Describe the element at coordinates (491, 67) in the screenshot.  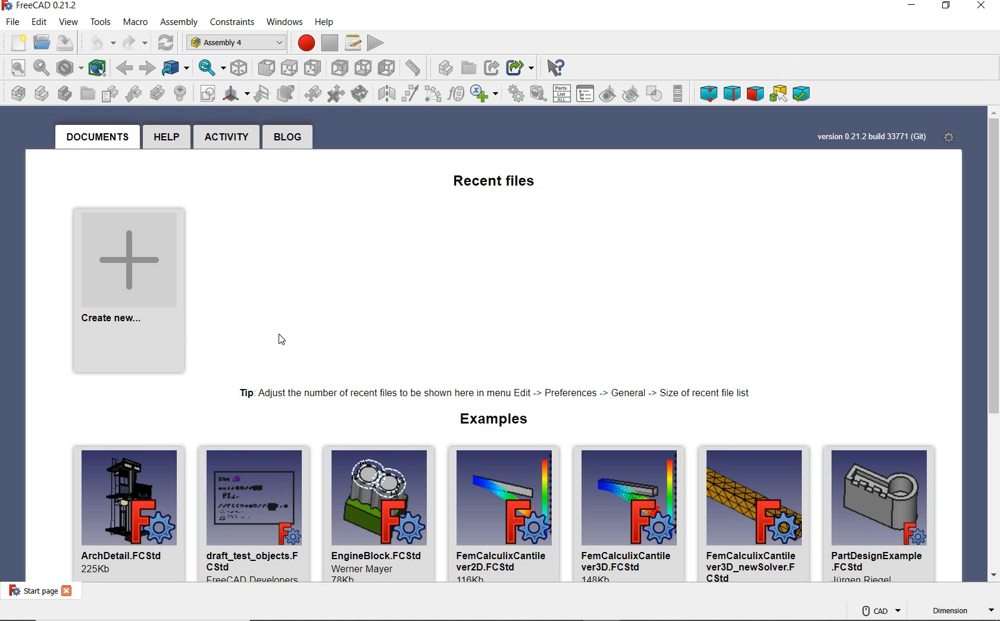
I see `MAKE LINK` at that location.